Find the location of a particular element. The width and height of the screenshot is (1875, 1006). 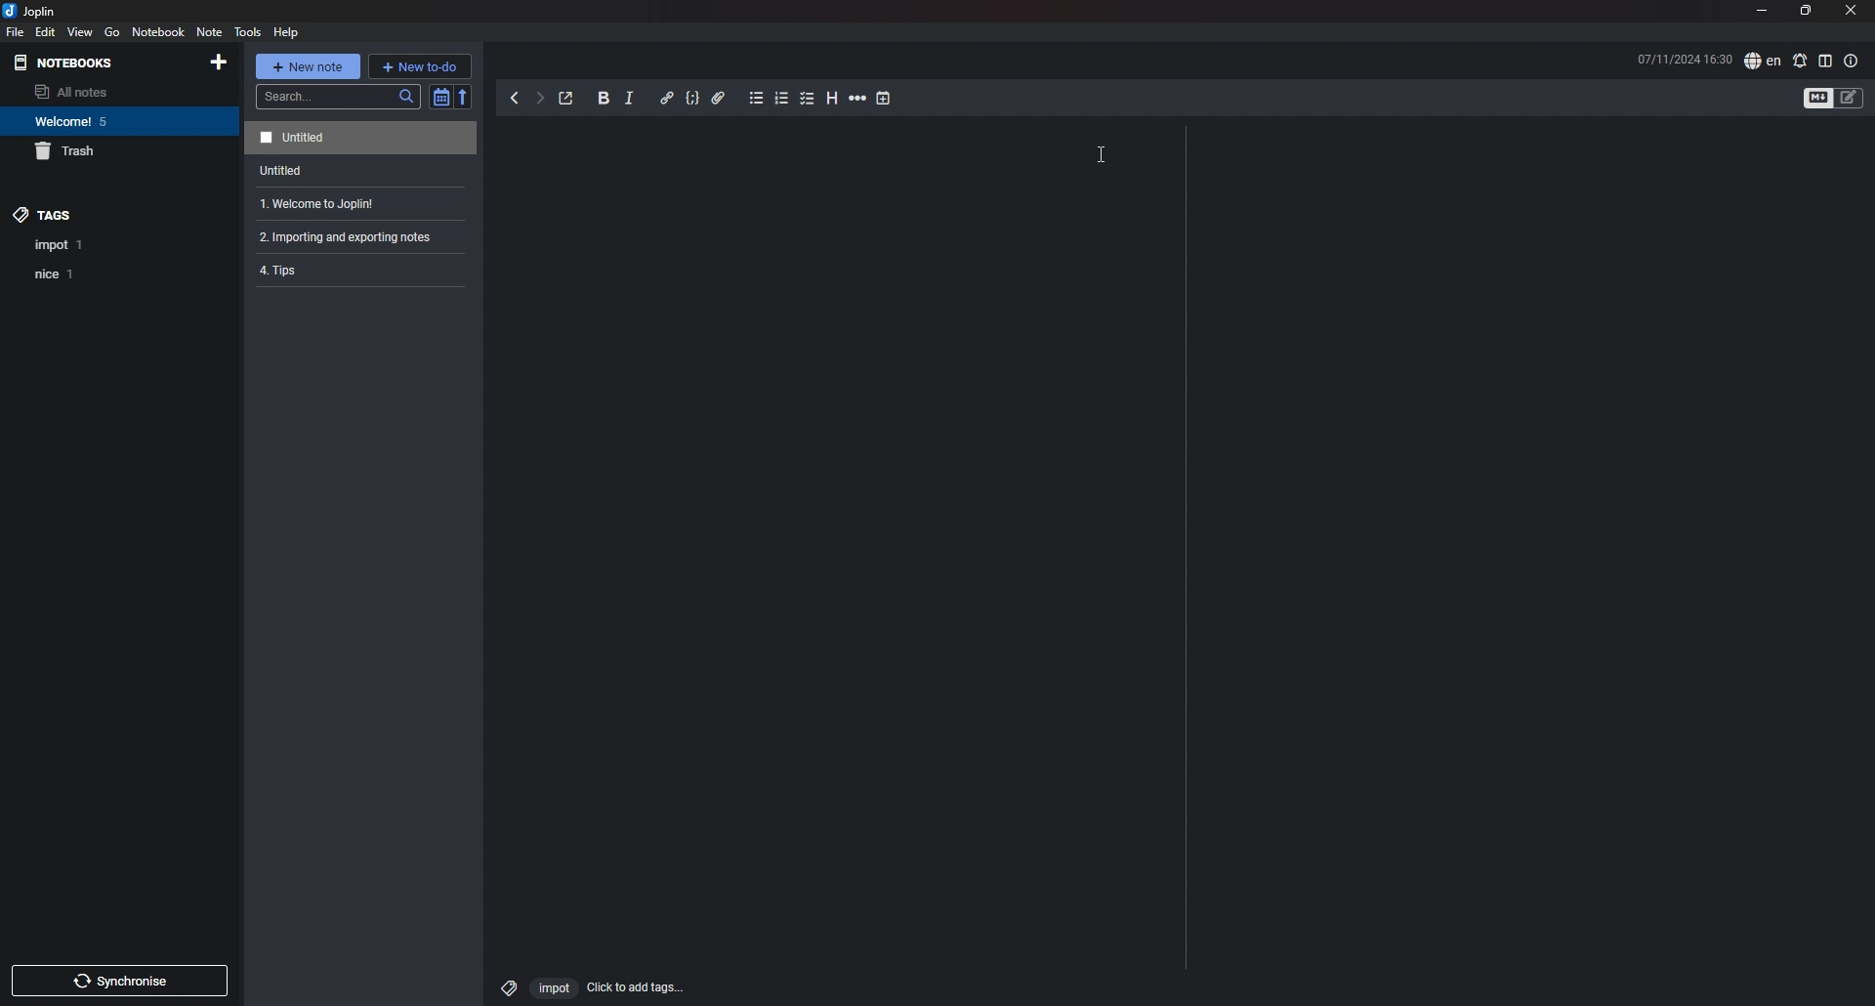

notebooks is located at coordinates (92, 63).